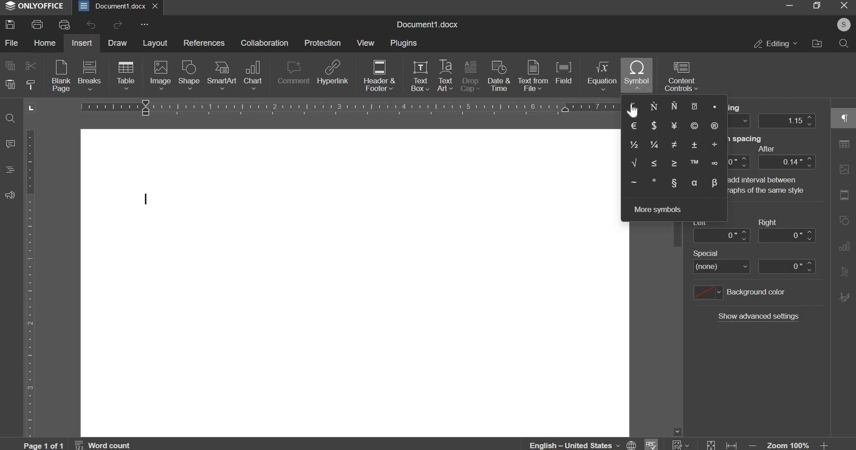 This screenshot has height=450, width=856. I want to click on line spacing distance, so click(787, 121).